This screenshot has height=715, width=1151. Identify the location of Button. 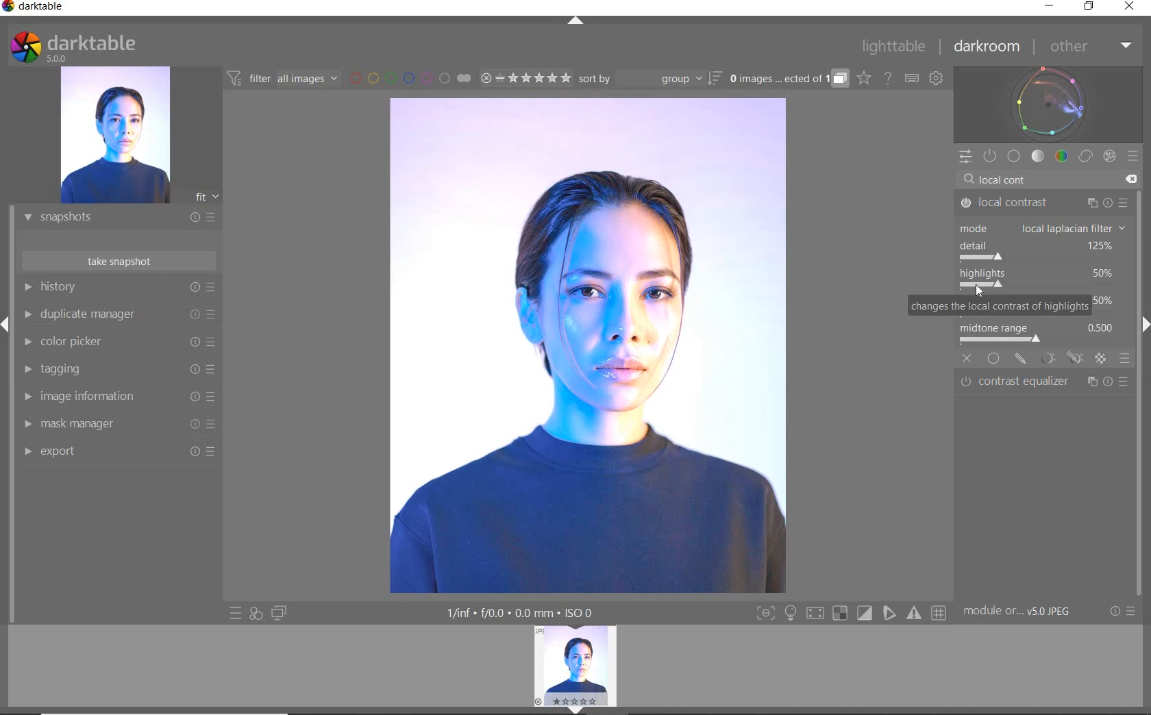
(791, 614).